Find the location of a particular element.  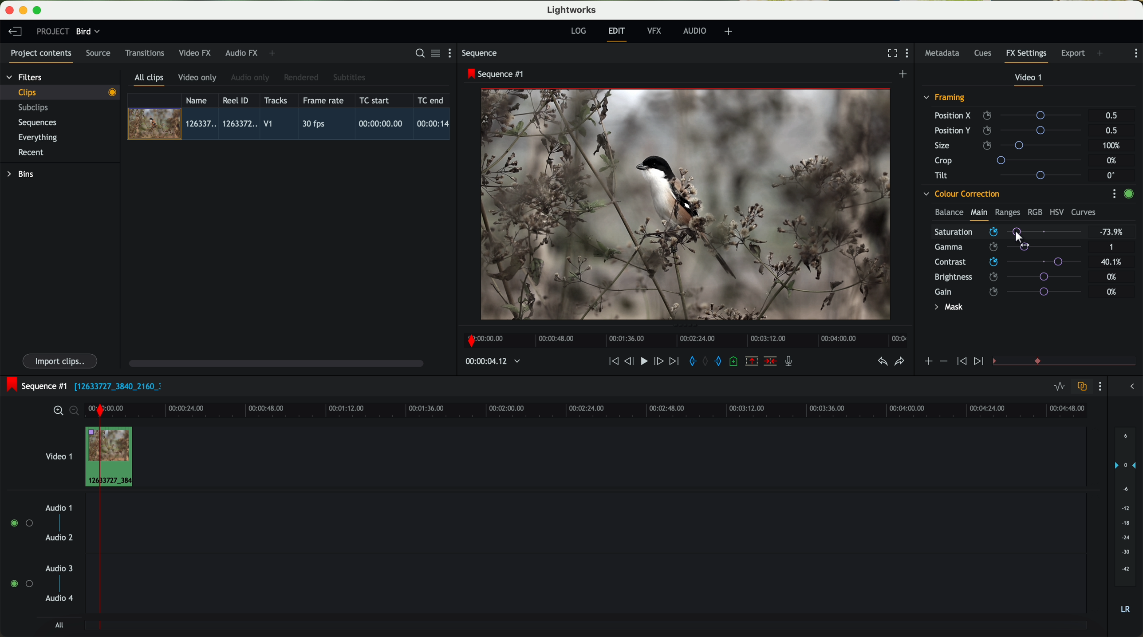

add 'in' mark is located at coordinates (690, 363).